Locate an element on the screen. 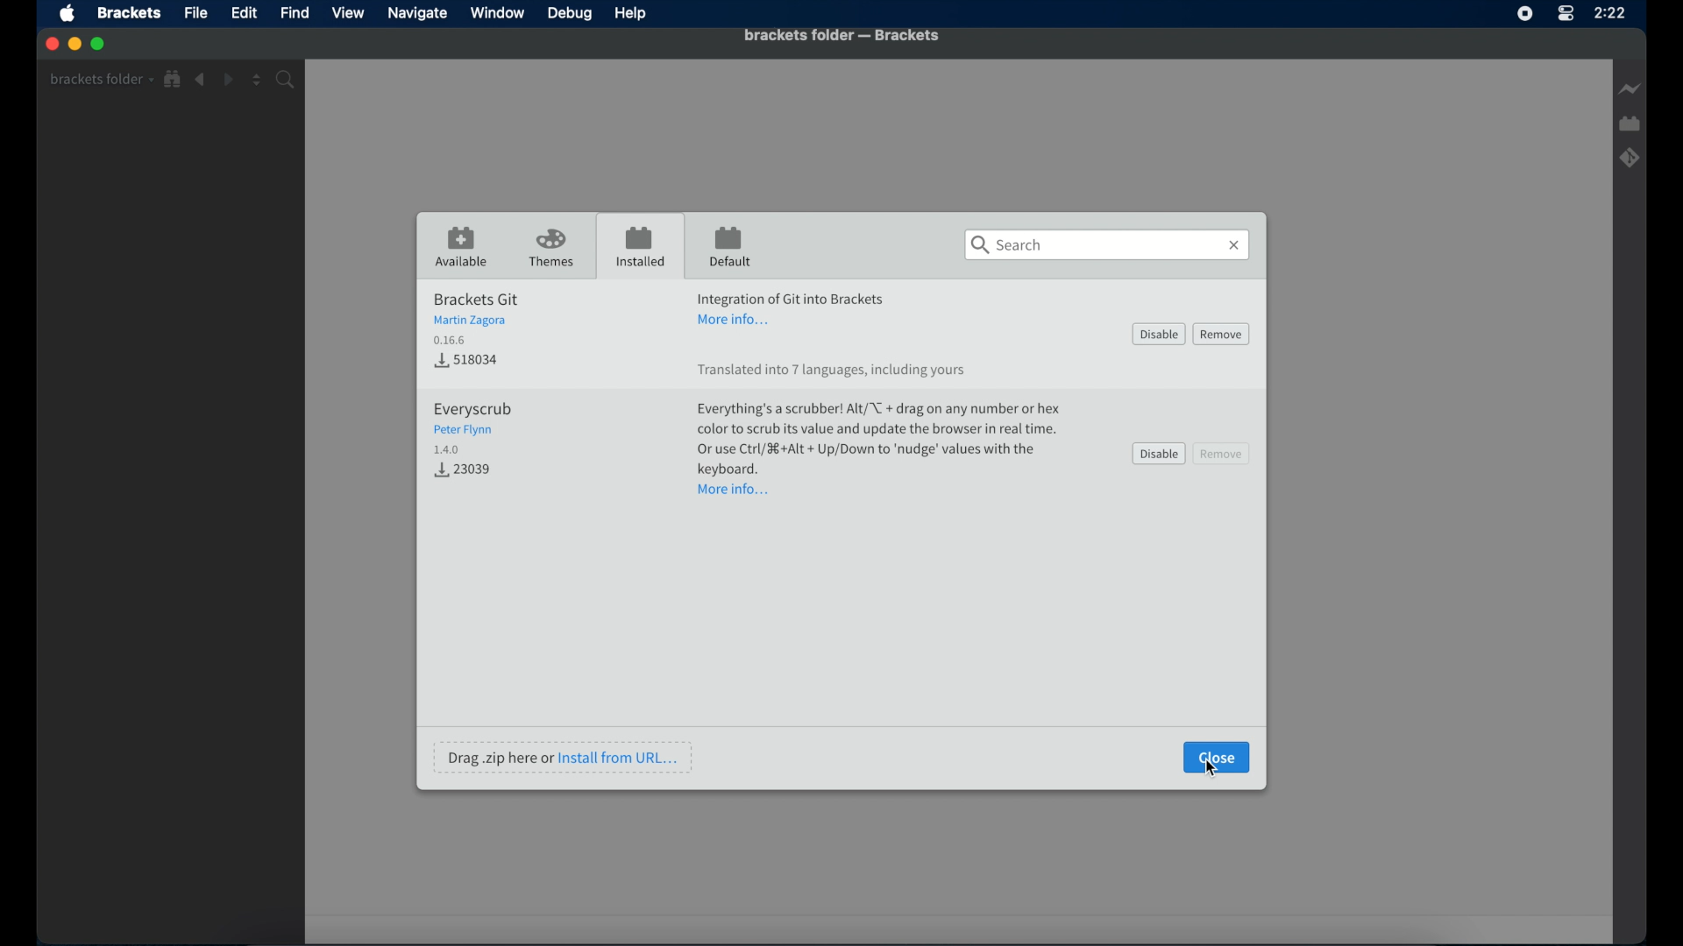 The image size is (1683, 946). split editor vertical or horizontal is located at coordinates (257, 81).